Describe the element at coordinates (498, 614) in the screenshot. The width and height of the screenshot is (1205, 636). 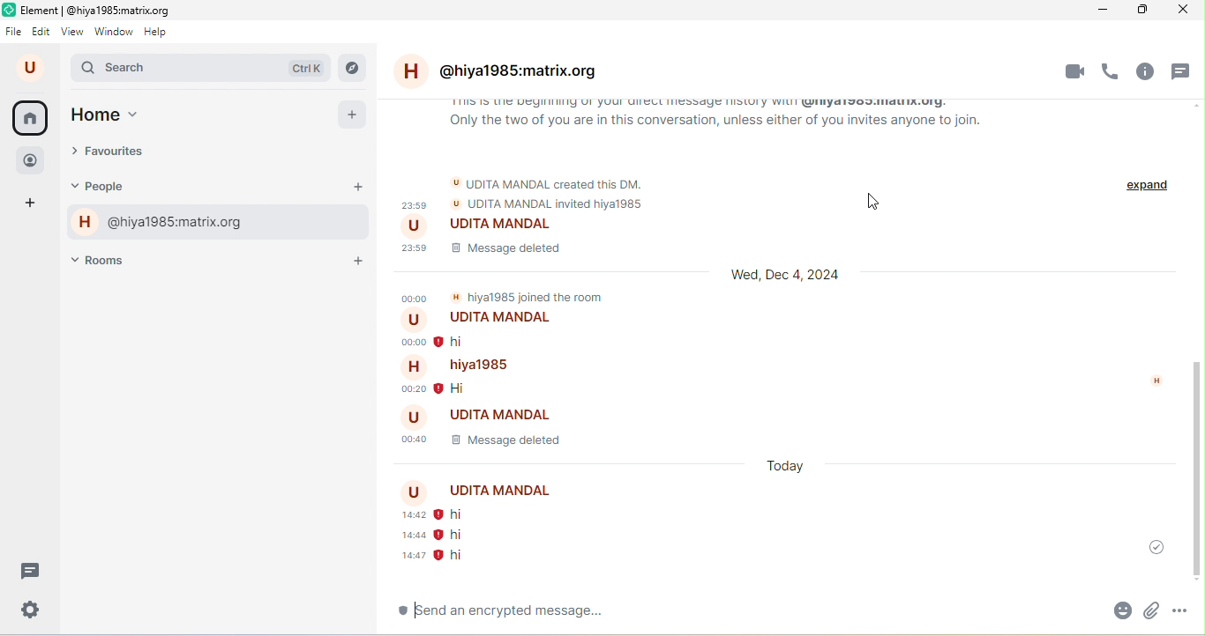
I see `hi` at that location.